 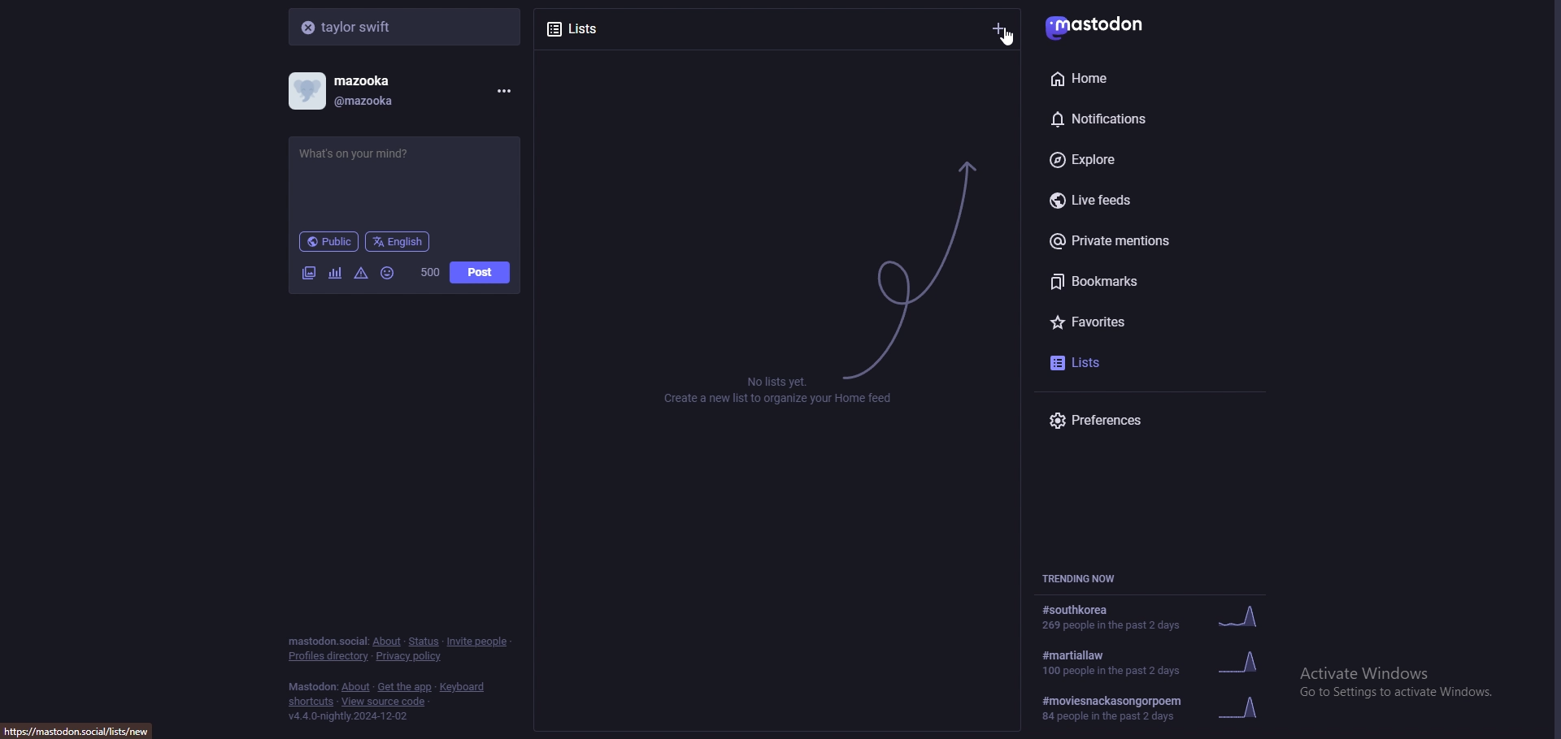 What do you see at coordinates (312, 687) in the screenshot?
I see `mastodon` at bounding box center [312, 687].